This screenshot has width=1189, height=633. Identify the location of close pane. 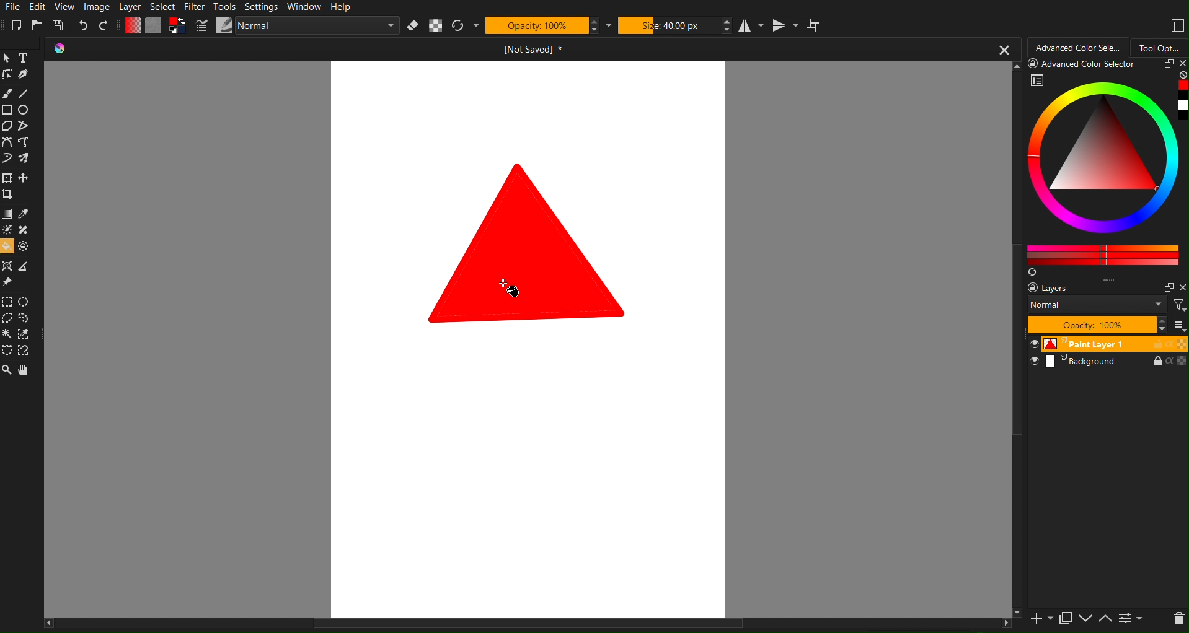
(1182, 287).